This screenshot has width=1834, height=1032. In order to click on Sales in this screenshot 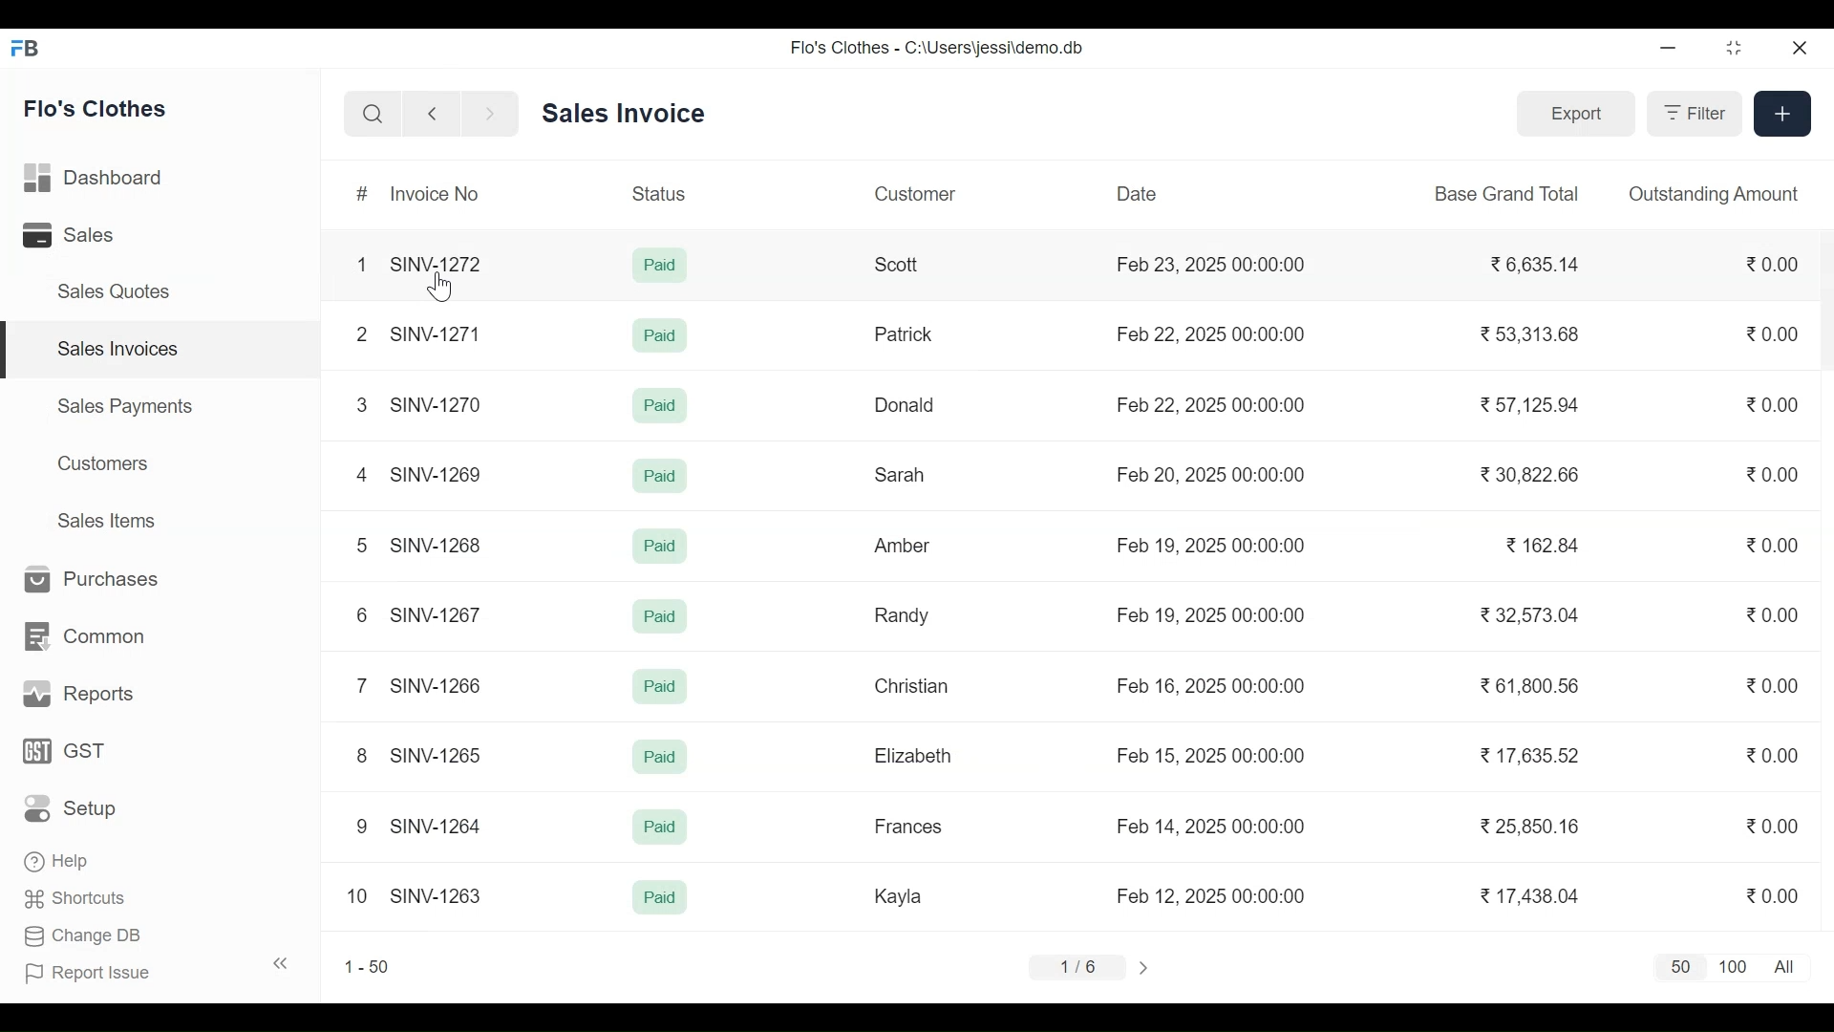, I will do `click(77, 235)`.